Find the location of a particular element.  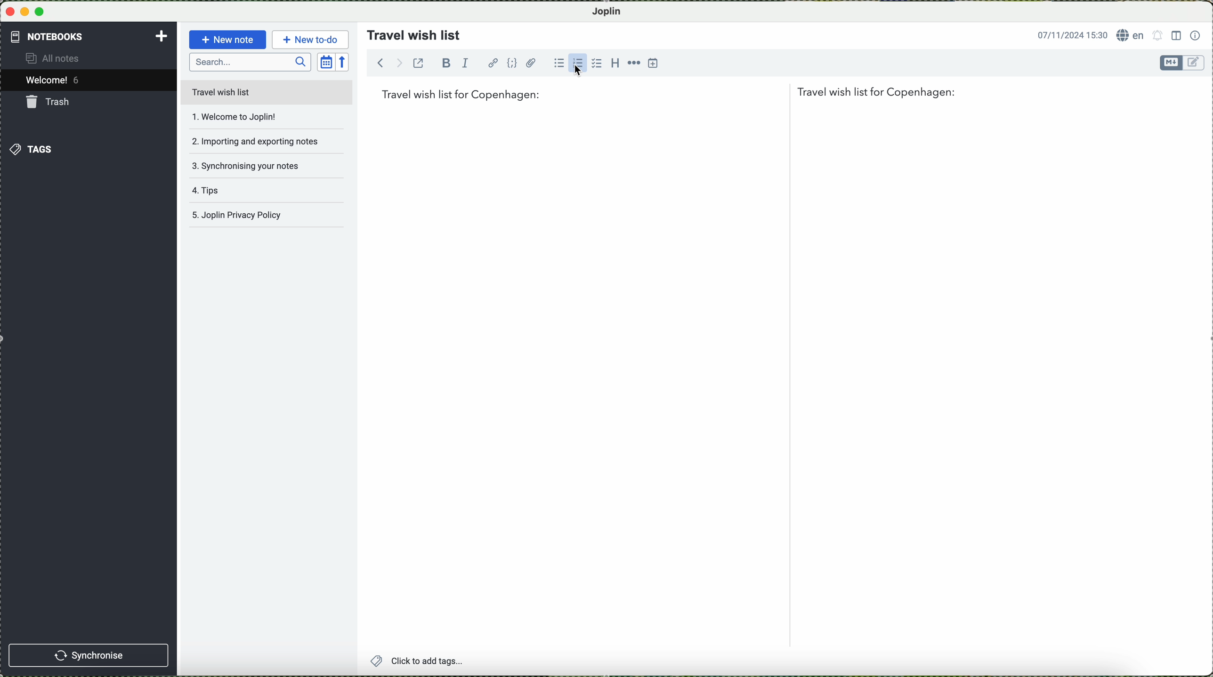

maximize is located at coordinates (42, 12).